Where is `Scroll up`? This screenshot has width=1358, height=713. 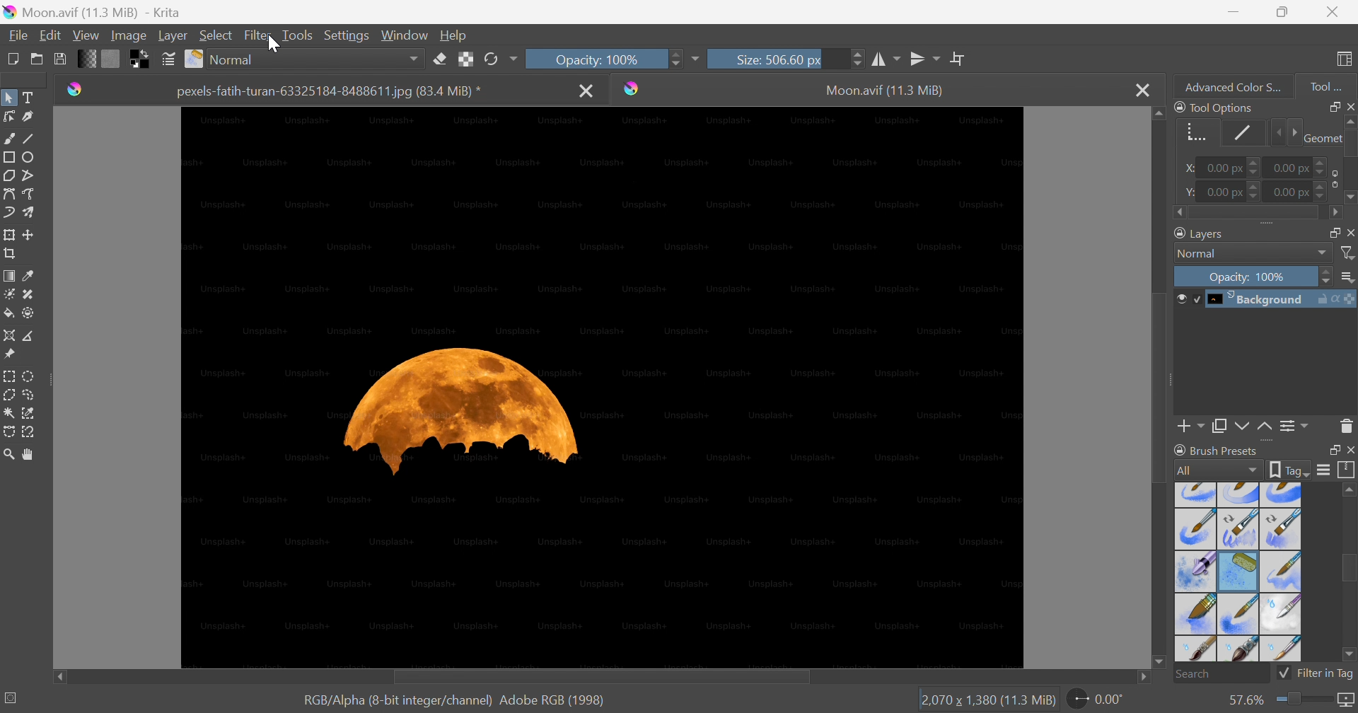
Scroll up is located at coordinates (1350, 489).